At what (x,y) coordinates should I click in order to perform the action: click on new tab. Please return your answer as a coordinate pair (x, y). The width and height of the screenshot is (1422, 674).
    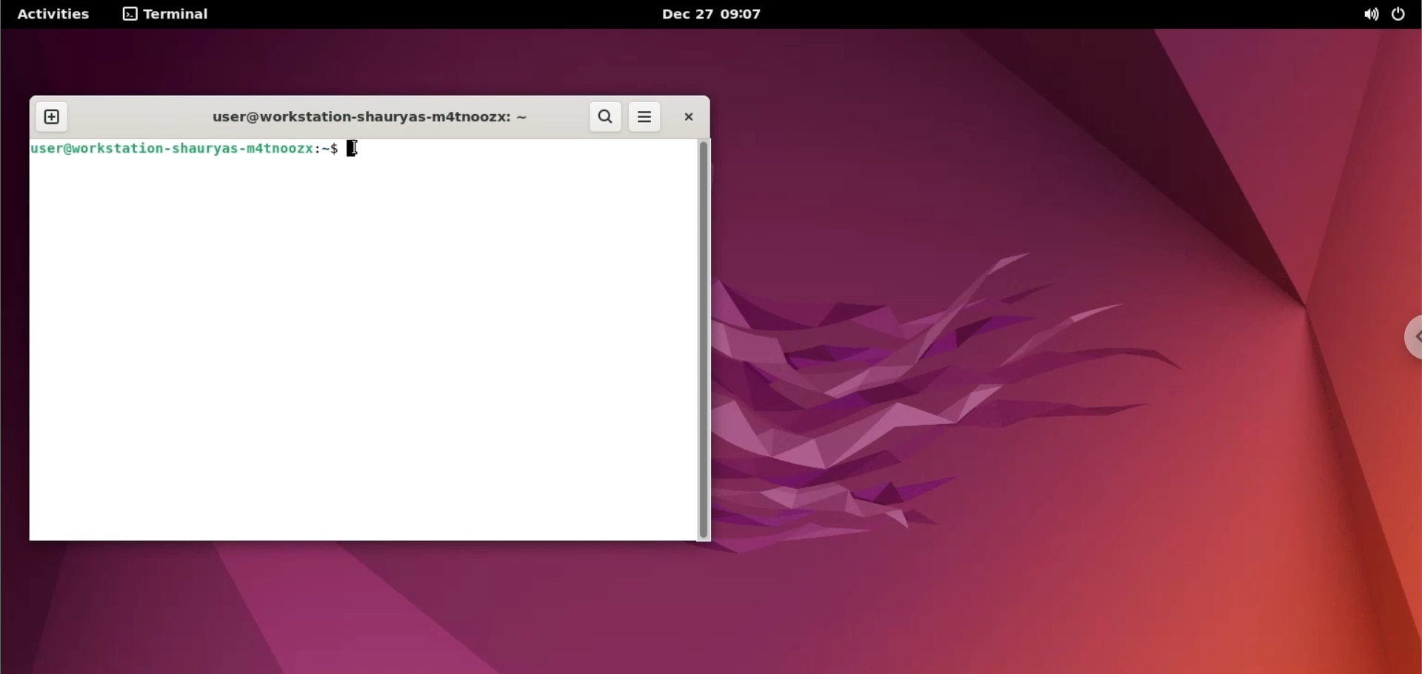
    Looking at the image, I should click on (51, 116).